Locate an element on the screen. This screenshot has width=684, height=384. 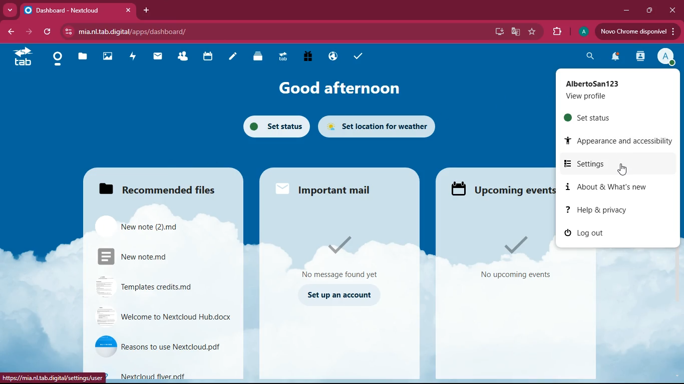
cross is located at coordinates (131, 10).